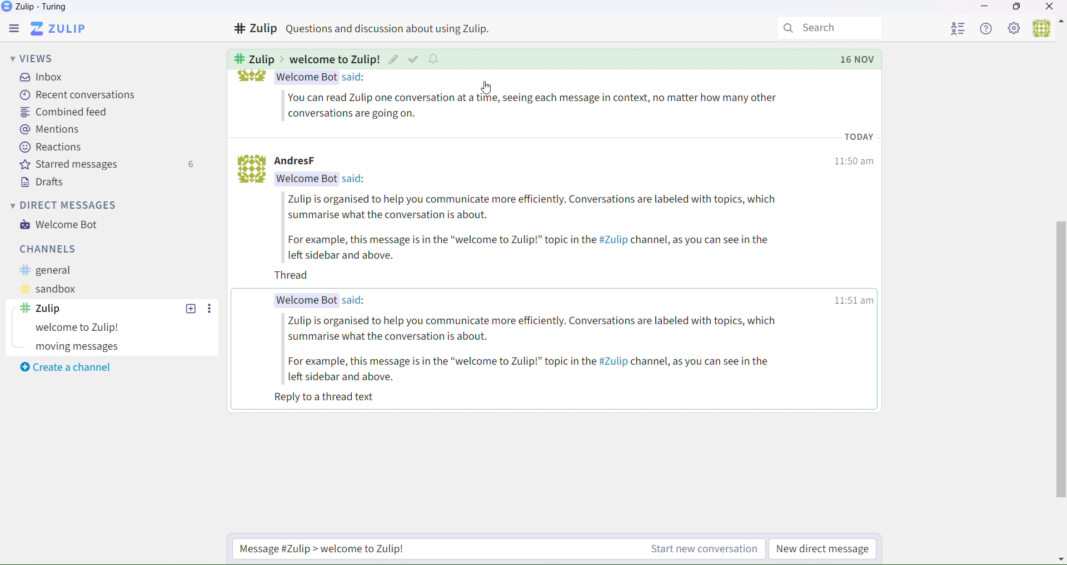 Image resolution: width=1067 pixels, height=565 pixels. What do you see at coordinates (51, 130) in the screenshot?
I see `Mentions` at bounding box center [51, 130].